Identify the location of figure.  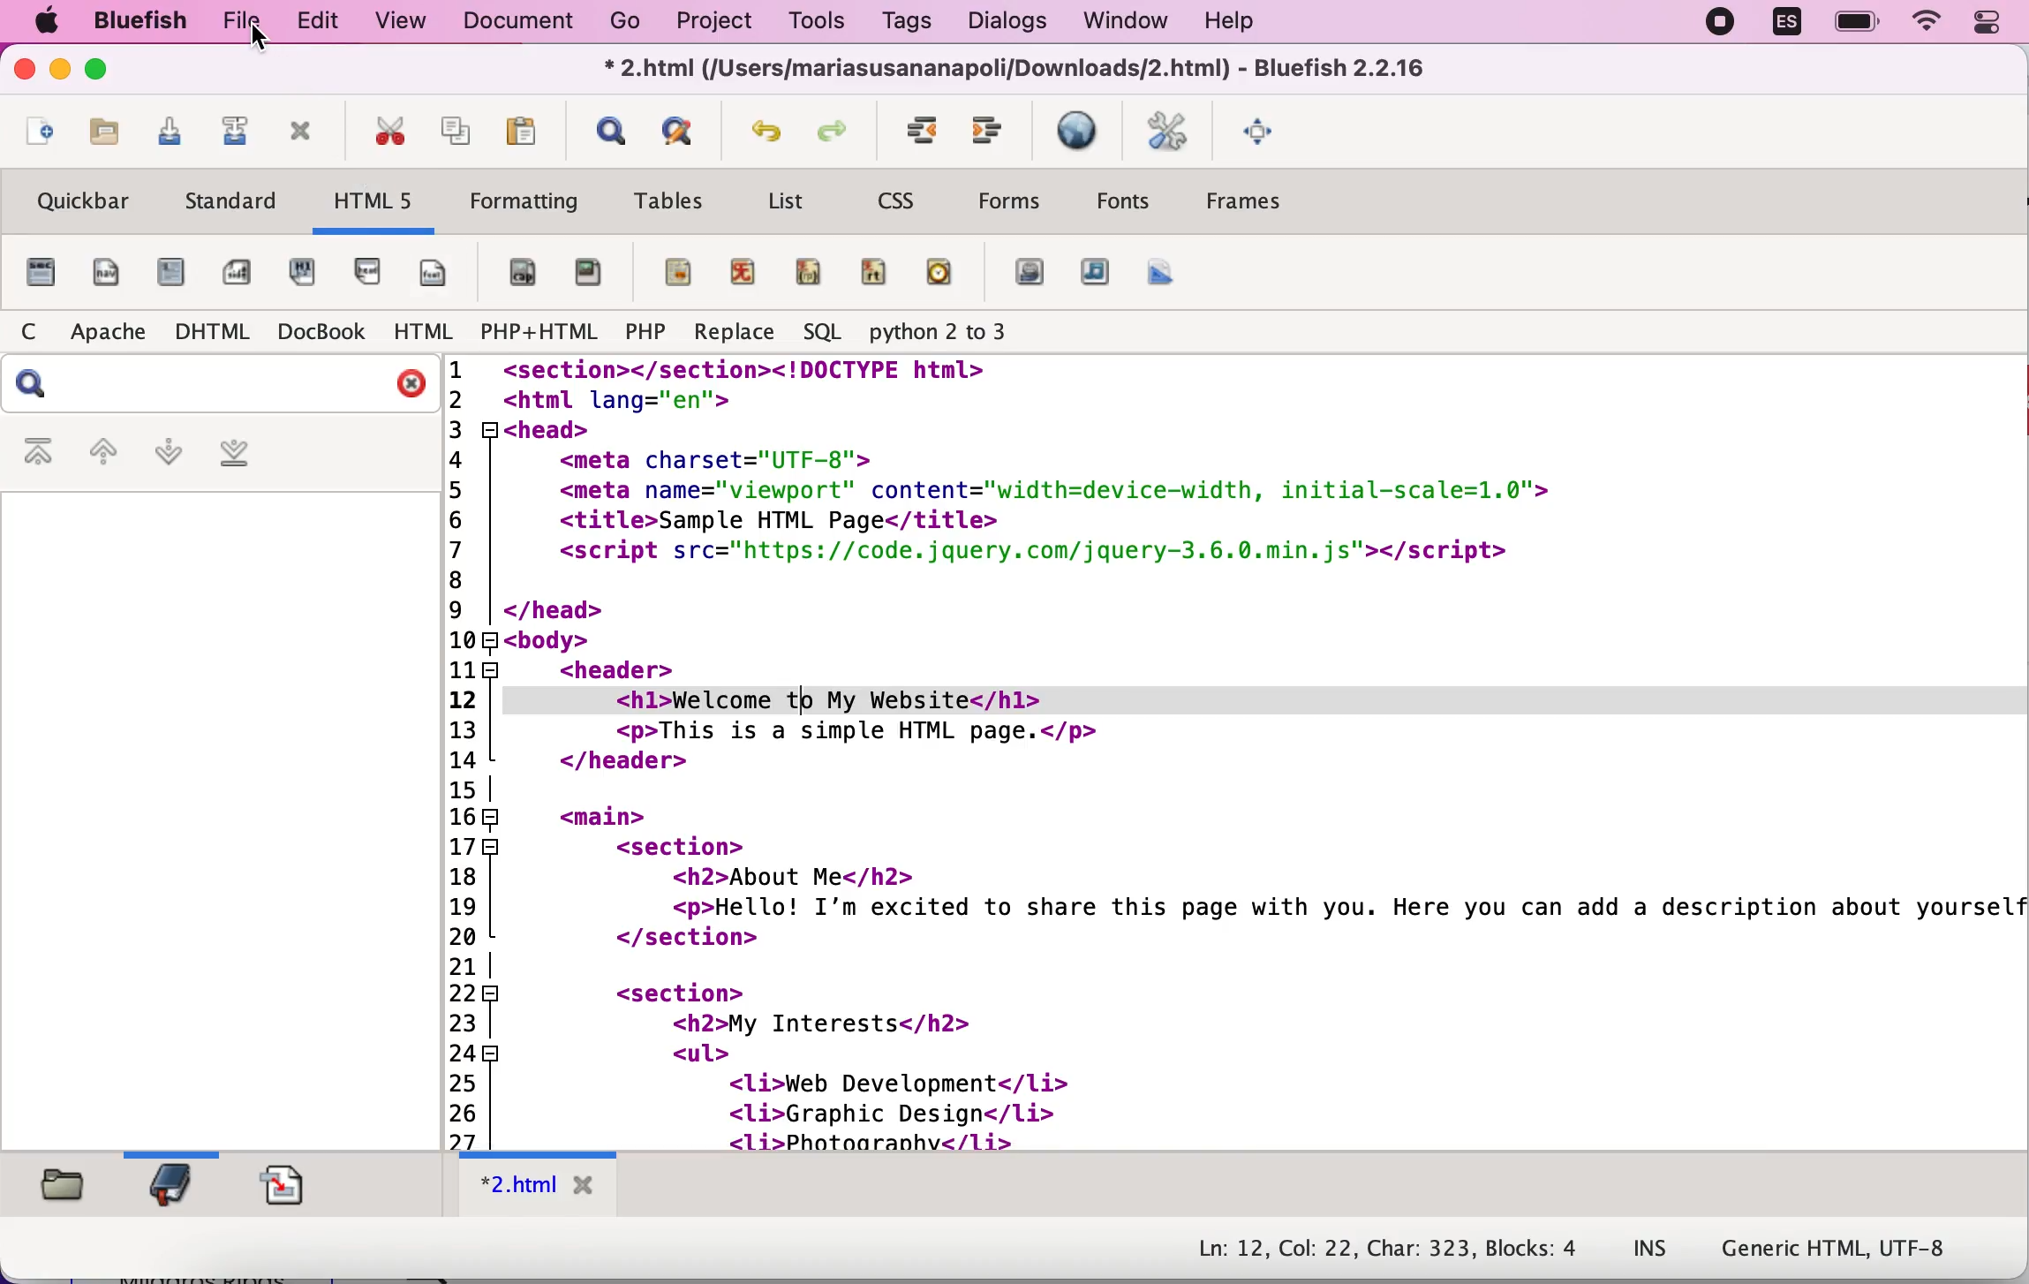
(586, 276).